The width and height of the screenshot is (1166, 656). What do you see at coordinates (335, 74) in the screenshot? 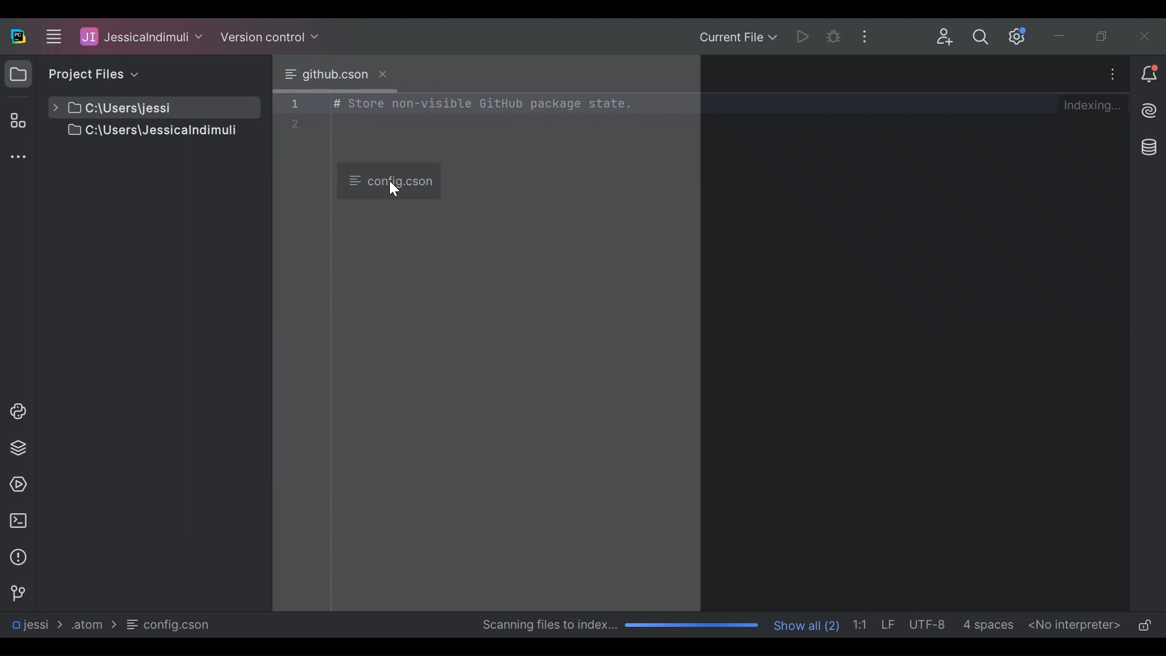
I see `current Tab` at bounding box center [335, 74].